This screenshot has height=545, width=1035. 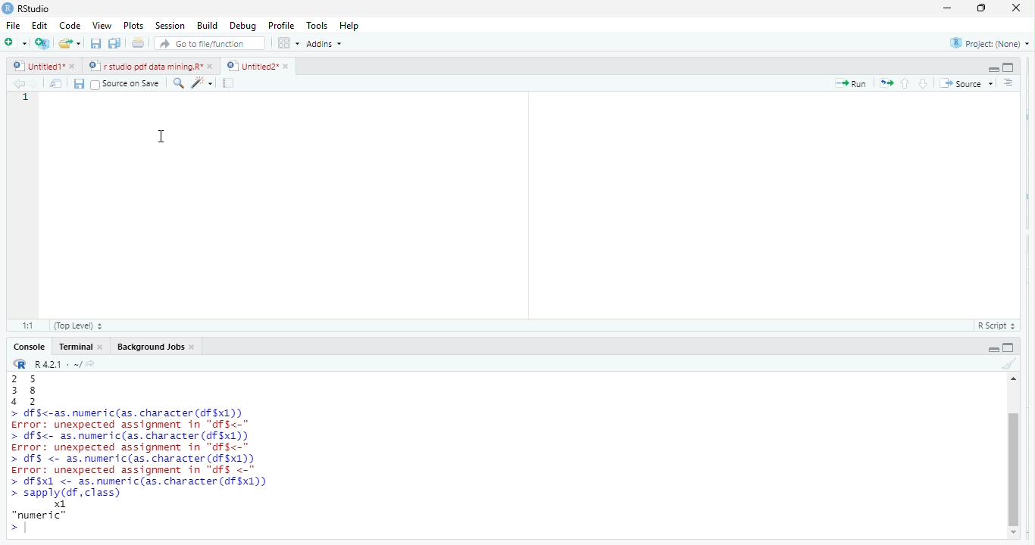 I want to click on R421: ~/, so click(x=66, y=365).